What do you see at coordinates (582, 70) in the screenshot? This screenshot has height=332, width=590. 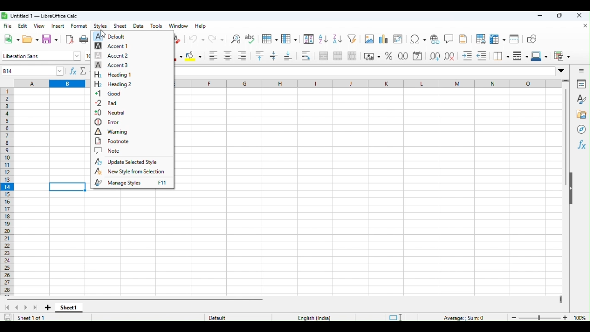 I see `Side bar settings` at bounding box center [582, 70].